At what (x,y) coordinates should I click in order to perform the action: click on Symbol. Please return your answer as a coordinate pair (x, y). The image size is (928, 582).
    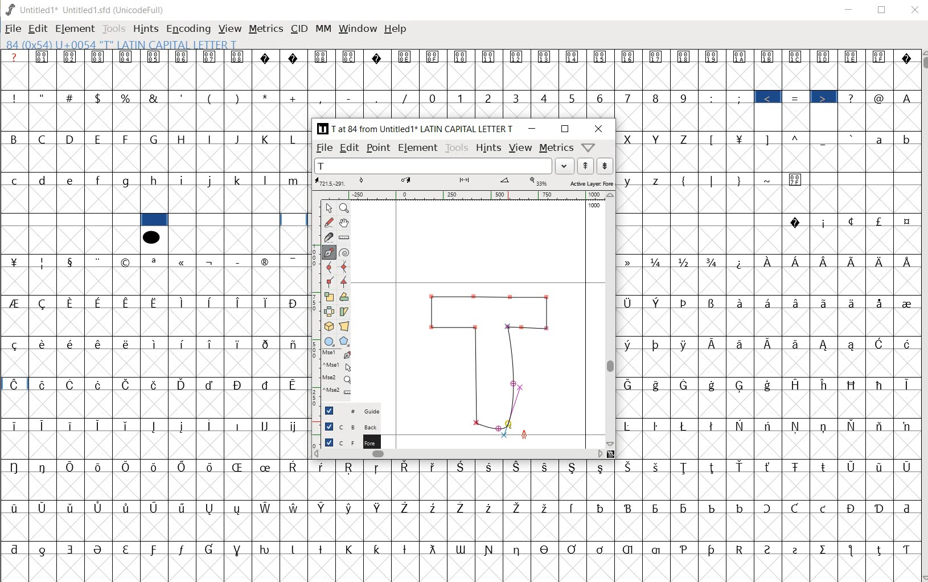
    Looking at the image, I should click on (183, 427).